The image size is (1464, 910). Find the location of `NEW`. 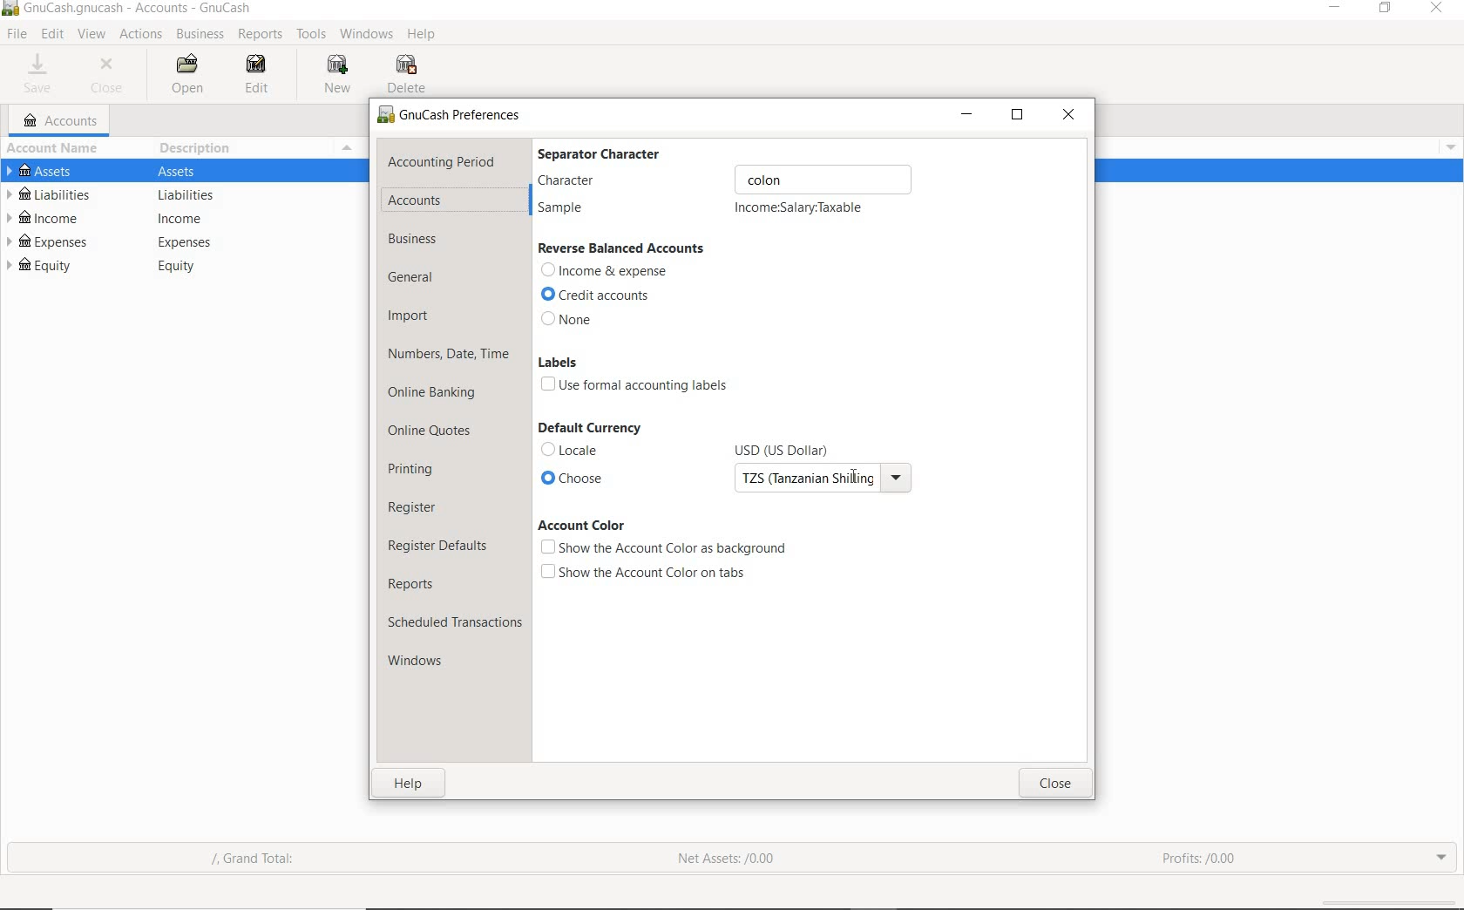

NEW is located at coordinates (338, 75).